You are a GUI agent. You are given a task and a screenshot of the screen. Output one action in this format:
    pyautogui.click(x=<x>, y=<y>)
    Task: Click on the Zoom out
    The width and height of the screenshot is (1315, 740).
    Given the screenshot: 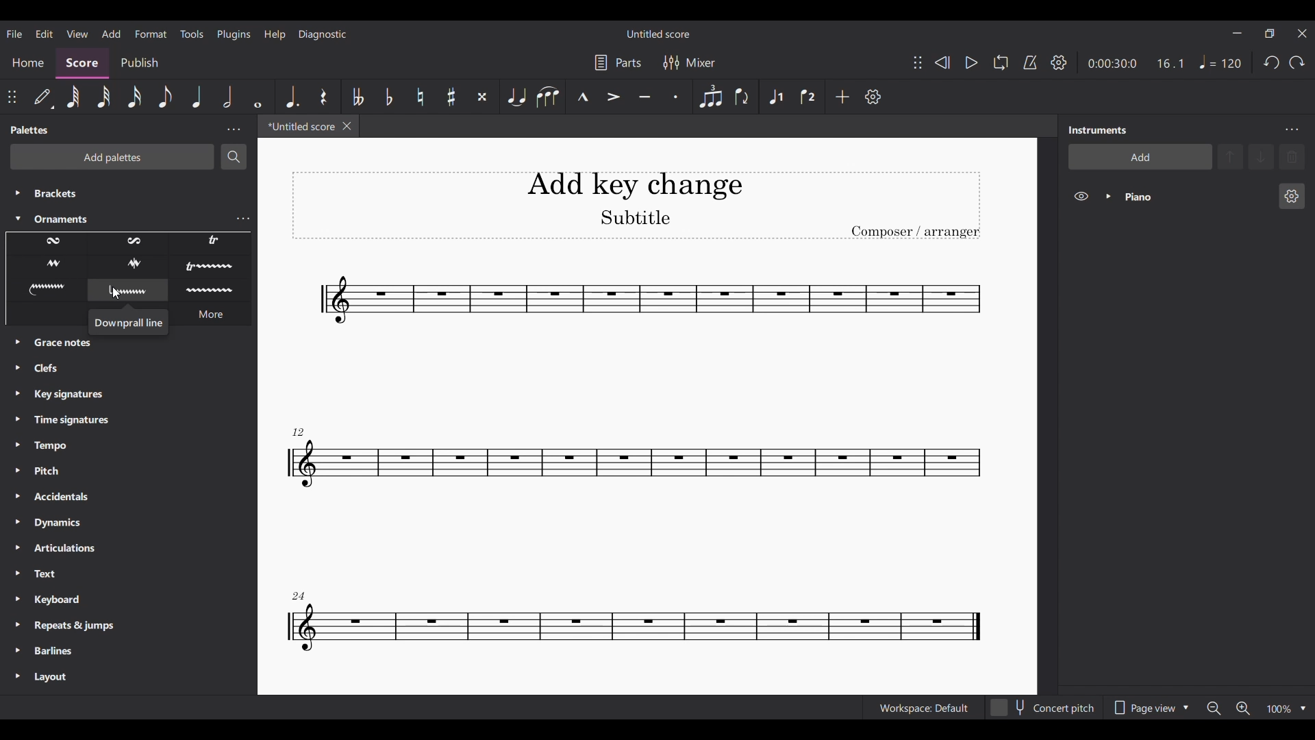 What is the action you would take?
    pyautogui.click(x=1213, y=708)
    